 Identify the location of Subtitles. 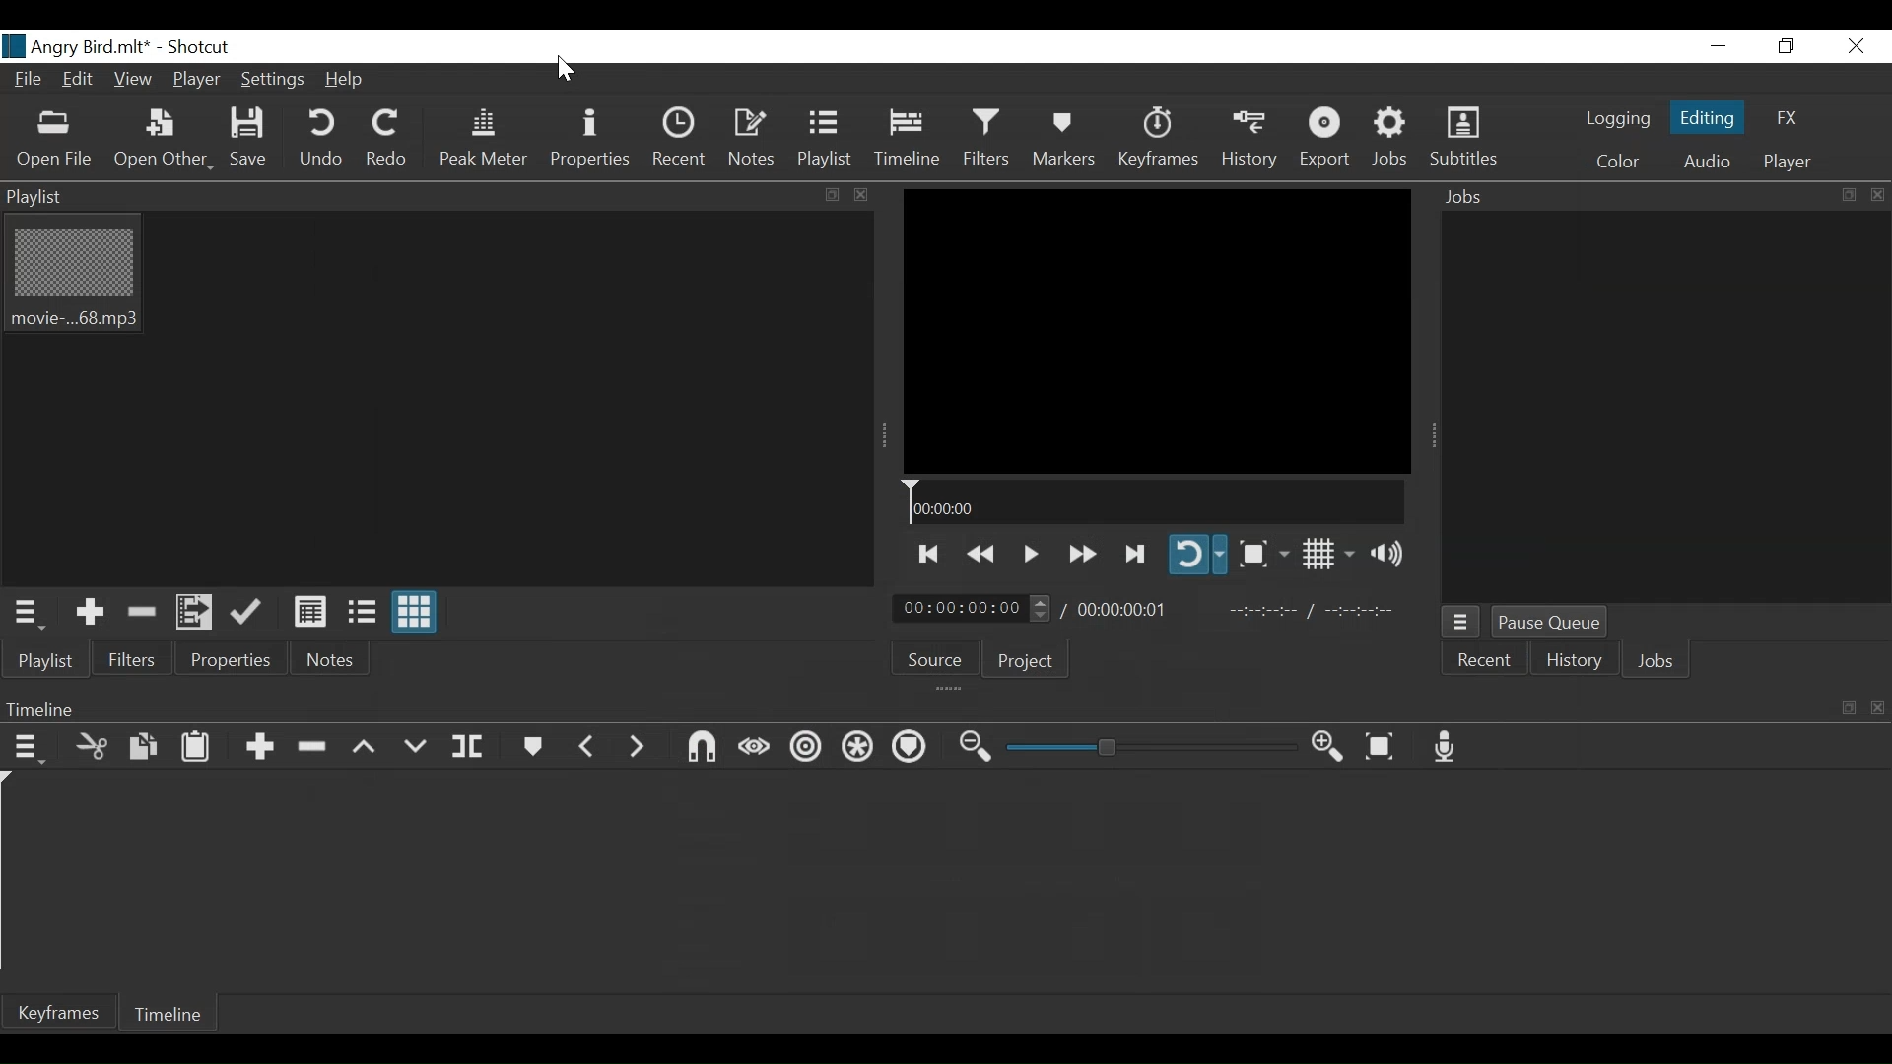
(1463, 138).